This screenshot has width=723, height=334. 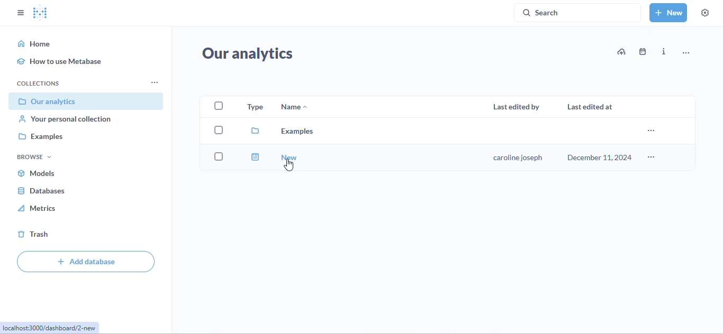 What do you see at coordinates (599, 157) in the screenshot?
I see `december 11, 2024` at bounding box center [599, 157].